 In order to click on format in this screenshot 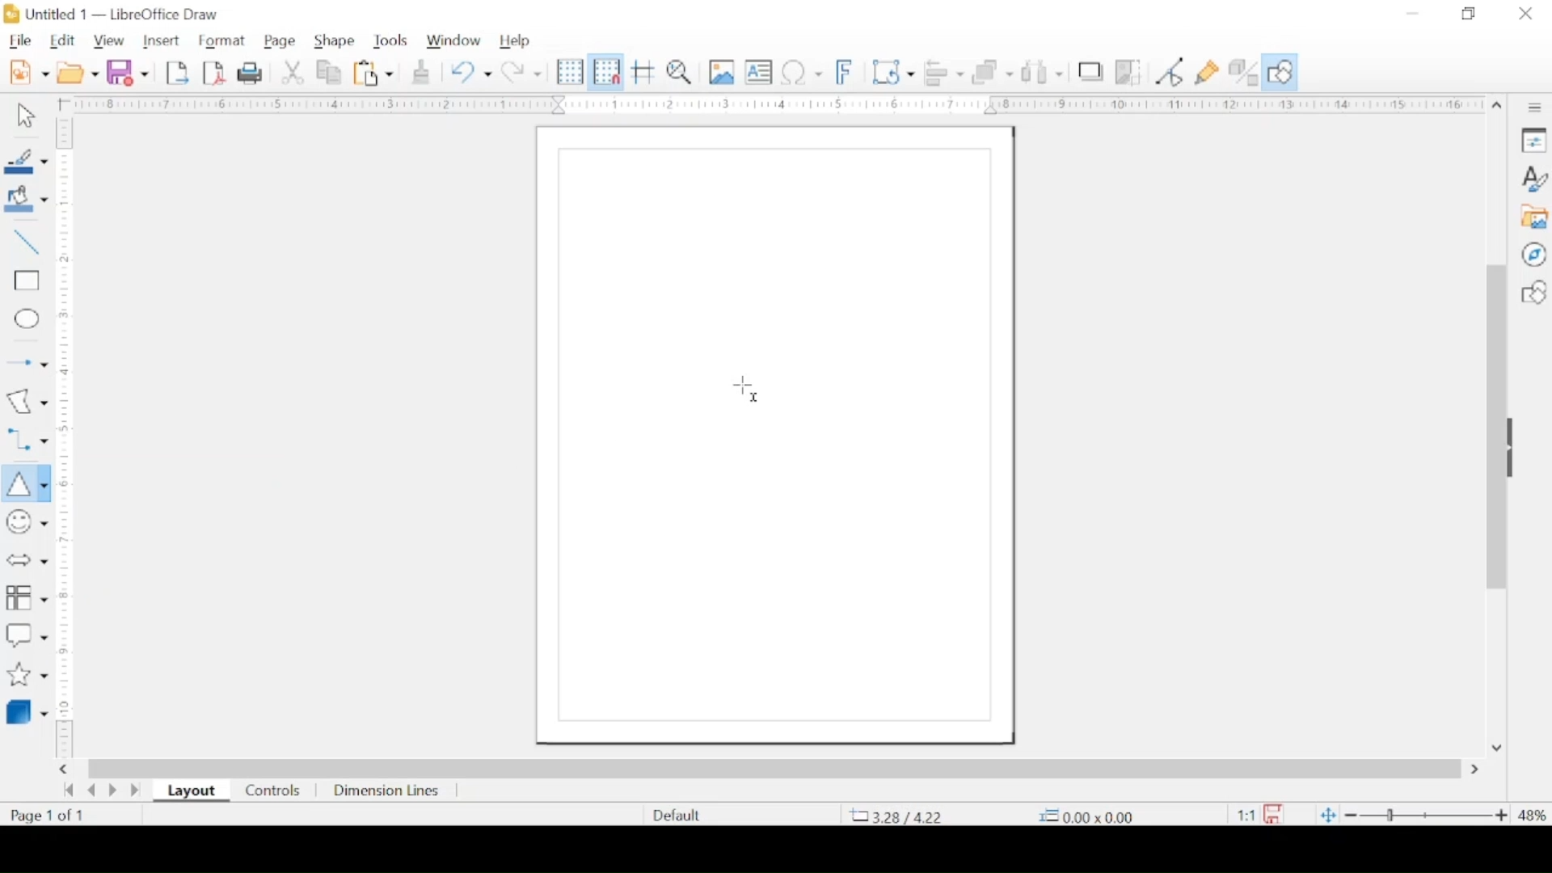, I will do `click(221, 40)`.